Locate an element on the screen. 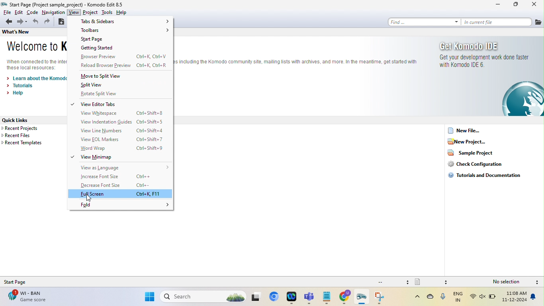 Image resolution: width=544 pixels, height=306 pixels. tutorials is located at coordinates (23, 85).